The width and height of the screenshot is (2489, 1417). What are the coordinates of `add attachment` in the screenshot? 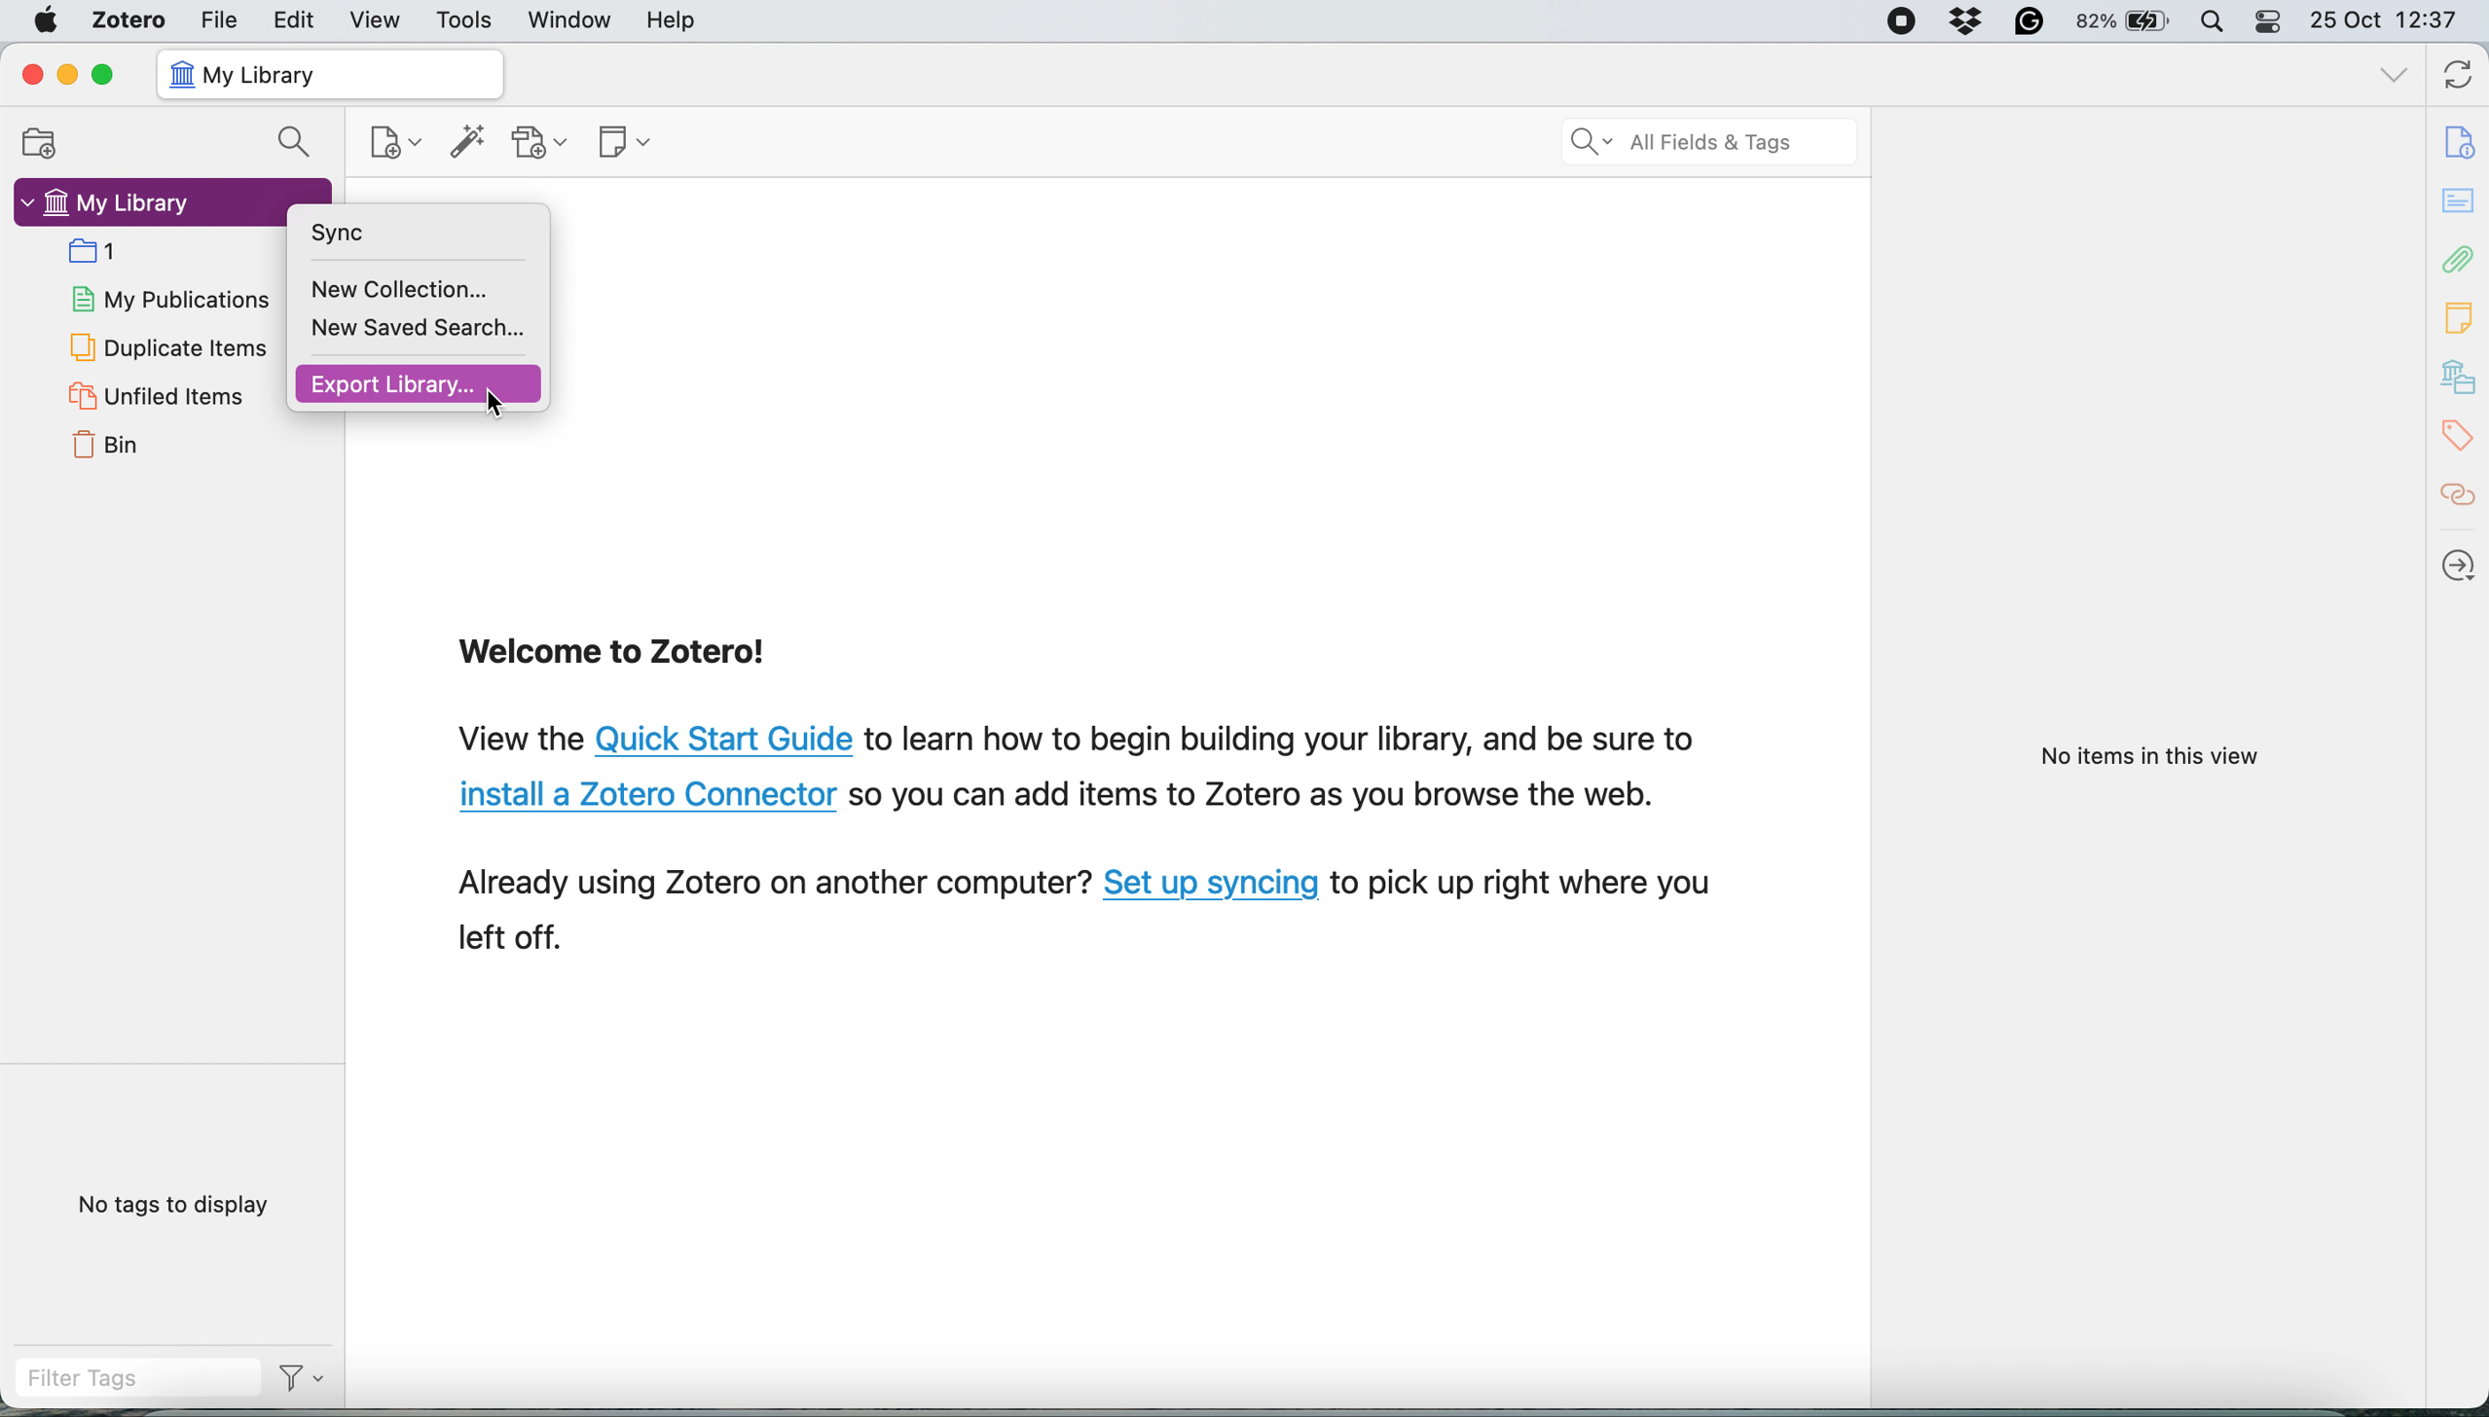 It's located at (543, 141).